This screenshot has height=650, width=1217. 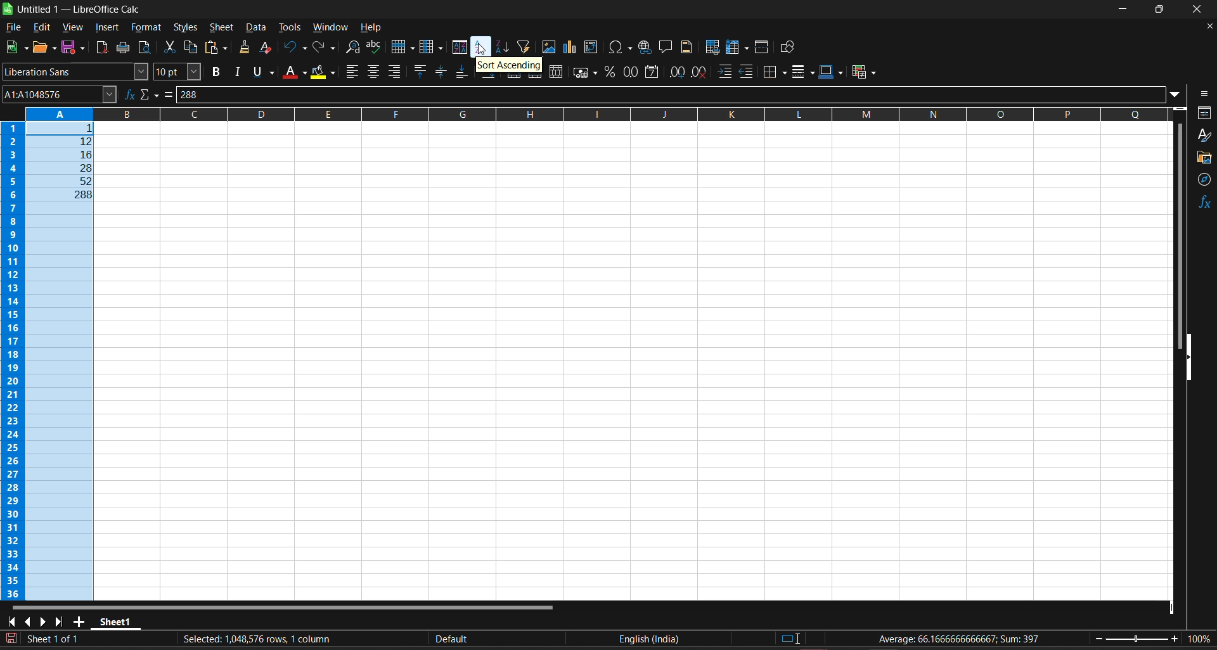 What do you see at coordinates (80, 620) in the screenshot?
I see `add sheet` at bounding box center [80, 620].